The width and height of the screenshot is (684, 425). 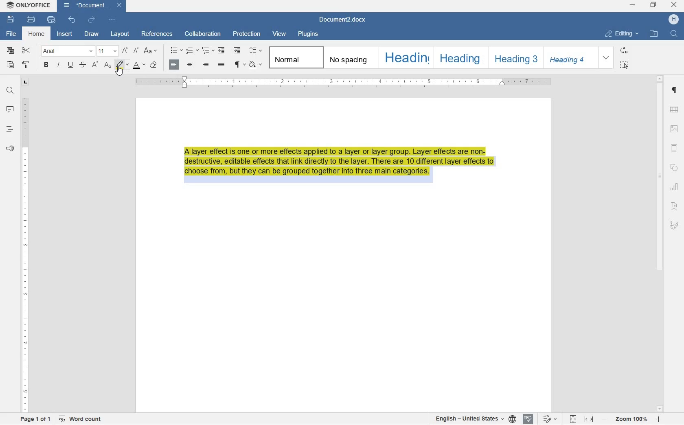 What do you see at coordinates (192, 50) in the screenshot?
I see `NUMBERING` at bounding box center [192, 50].